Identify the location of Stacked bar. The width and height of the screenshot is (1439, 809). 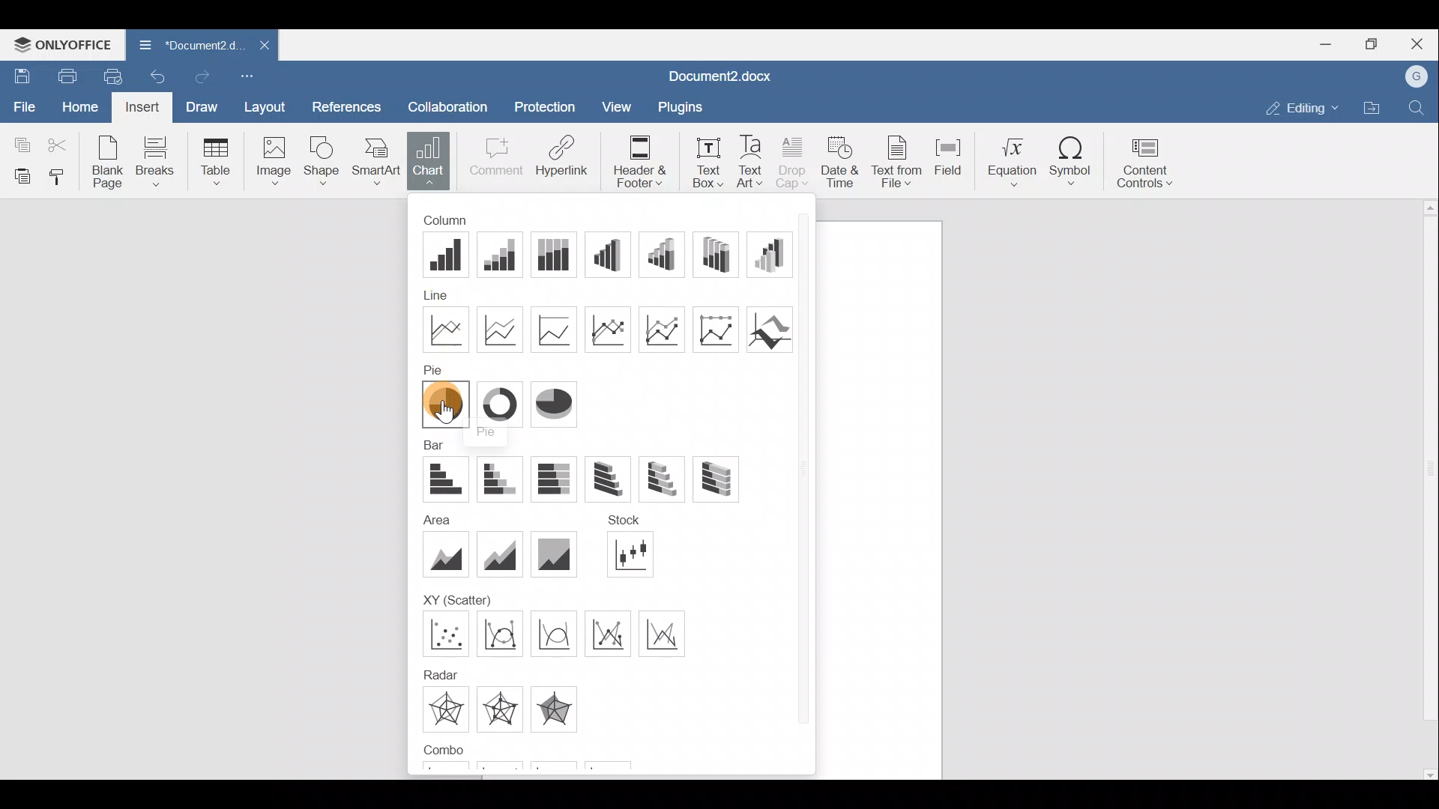
(501, 479).